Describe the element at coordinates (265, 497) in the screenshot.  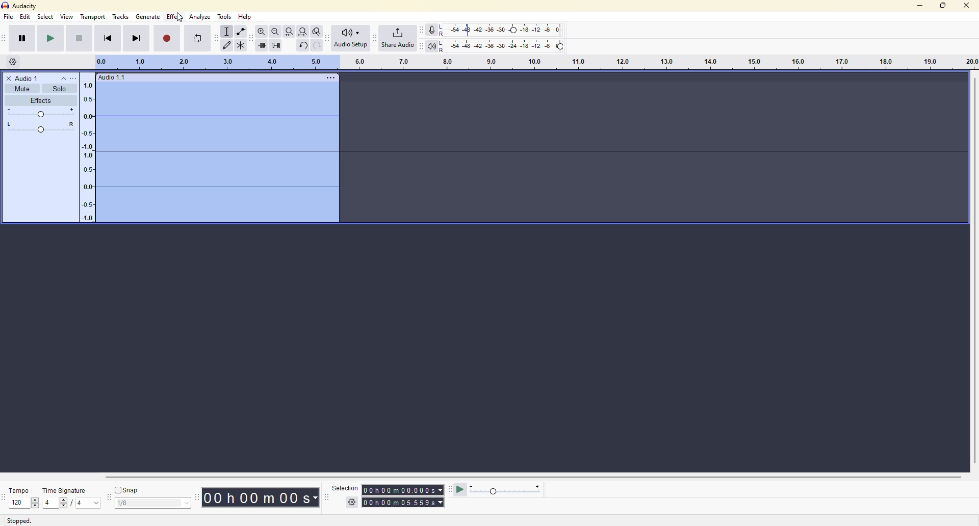
I see `time` at that location.